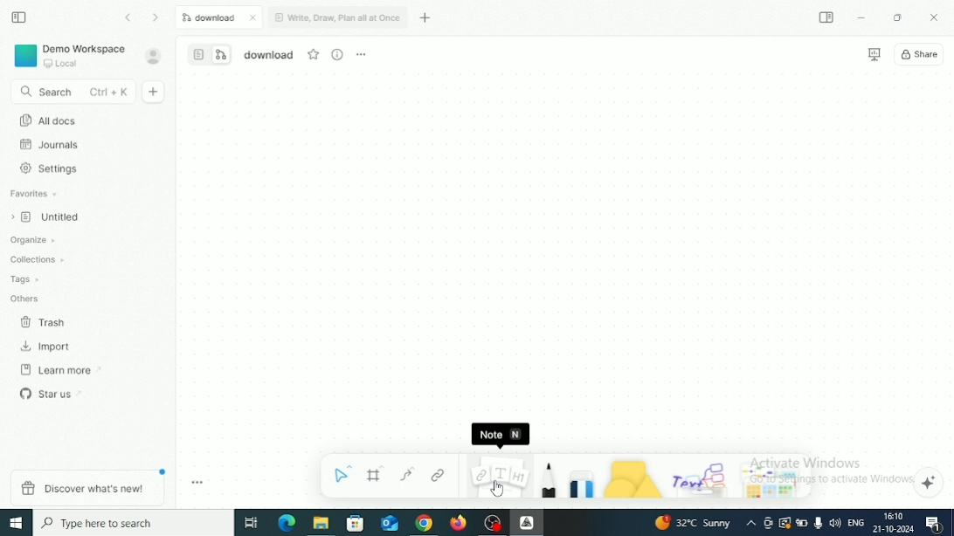  I want to click on Curve, so click(411, 474).